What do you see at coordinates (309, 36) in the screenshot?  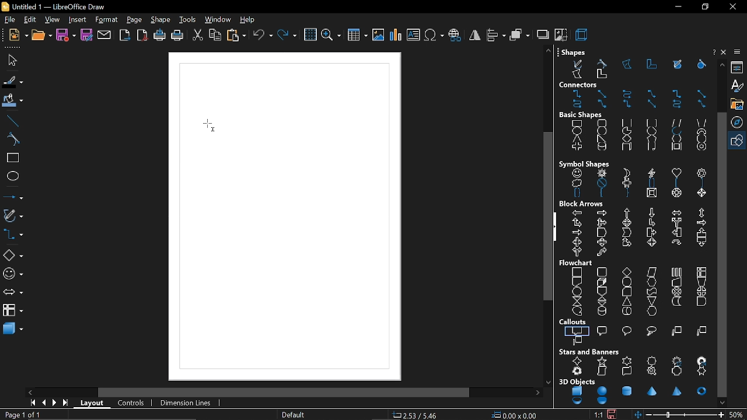 I see `grid` at bounding box center [309, 36].